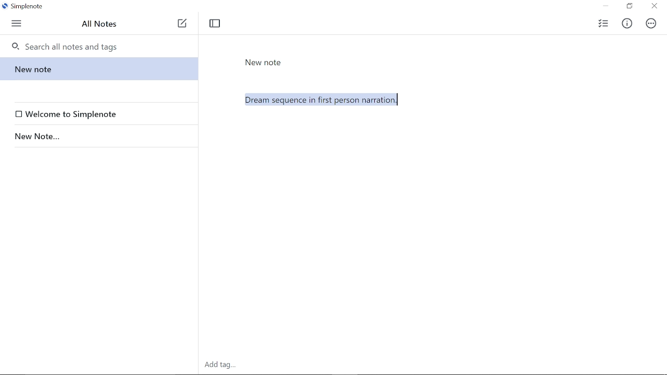  I want to click on Welcome to Simplenote, so click(101, 114).